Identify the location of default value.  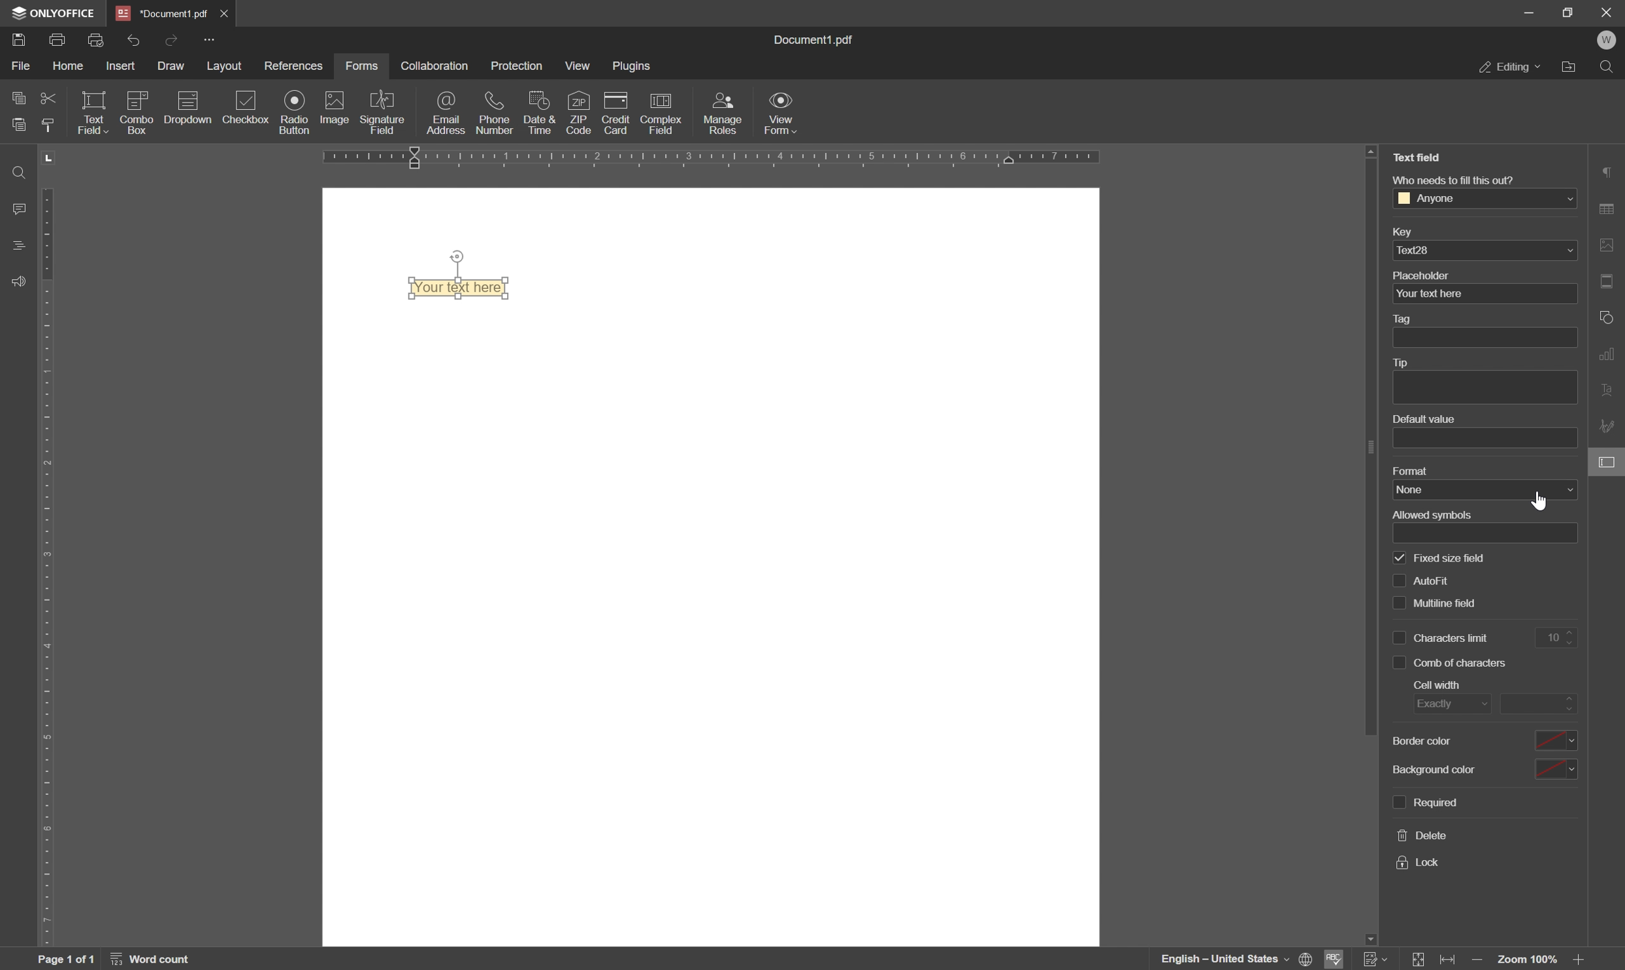
(1426, 418).